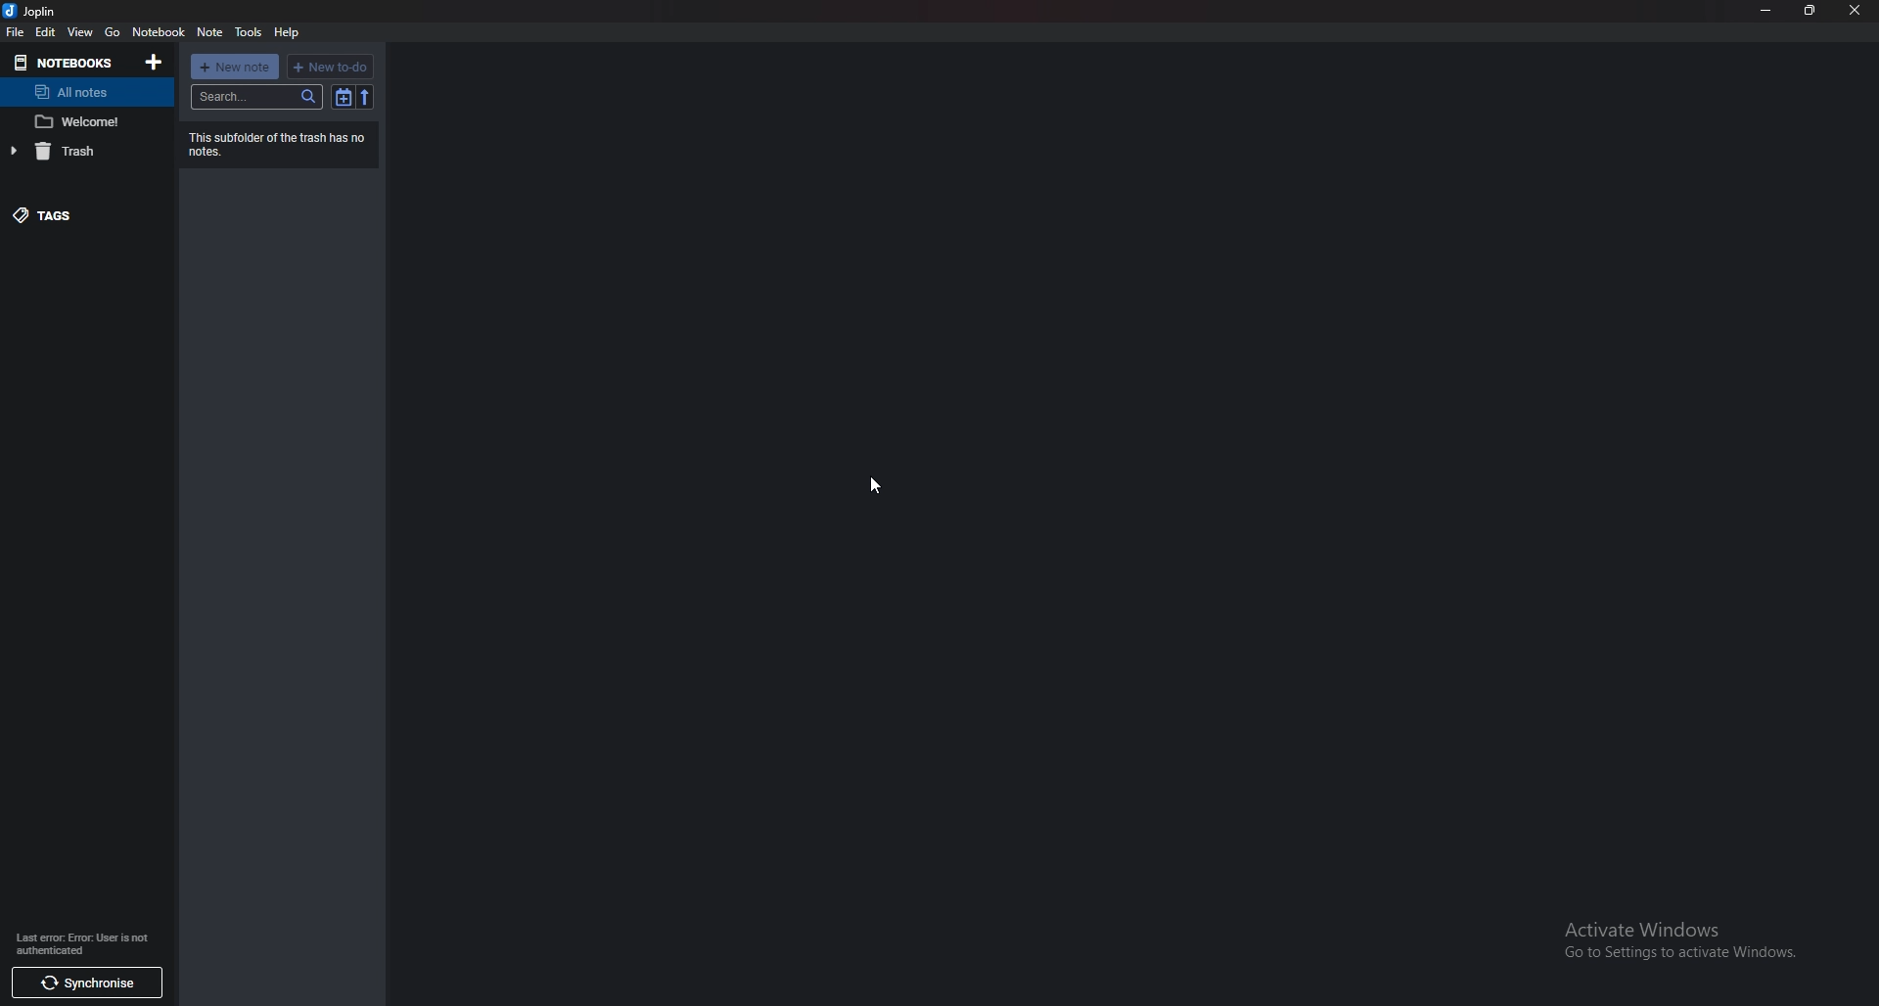  Describe the element at coordinates (81, 215) in the screenshot. I see `tags` at that location.